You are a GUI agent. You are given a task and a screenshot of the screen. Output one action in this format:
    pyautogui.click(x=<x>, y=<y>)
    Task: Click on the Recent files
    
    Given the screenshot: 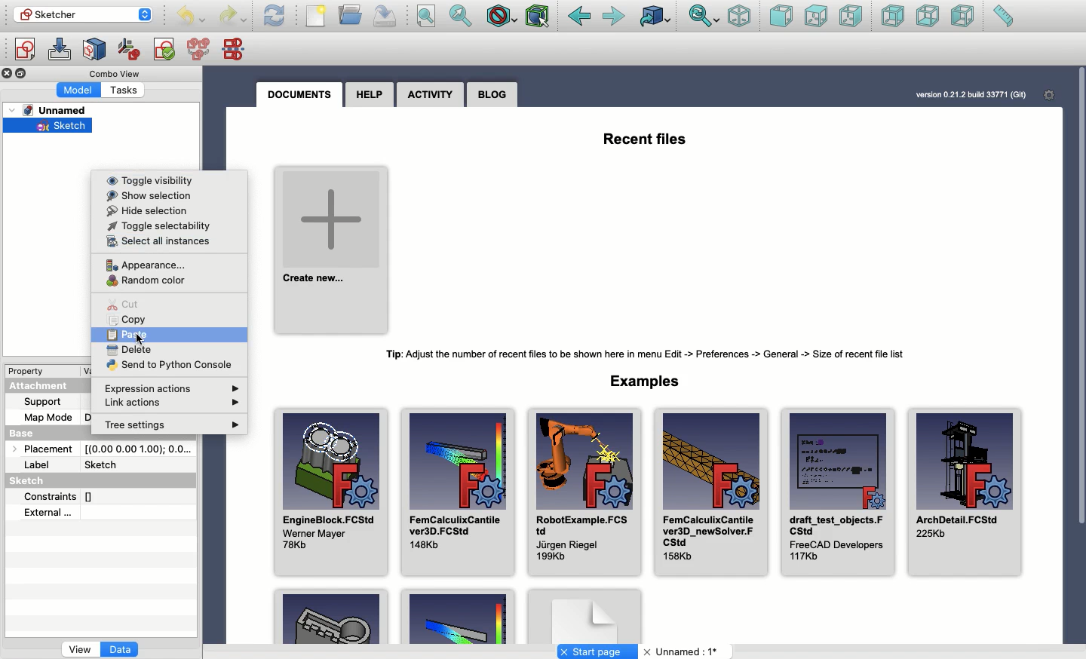 What is the action you would take?
    pyautogui.click(x=646, y=137)
    